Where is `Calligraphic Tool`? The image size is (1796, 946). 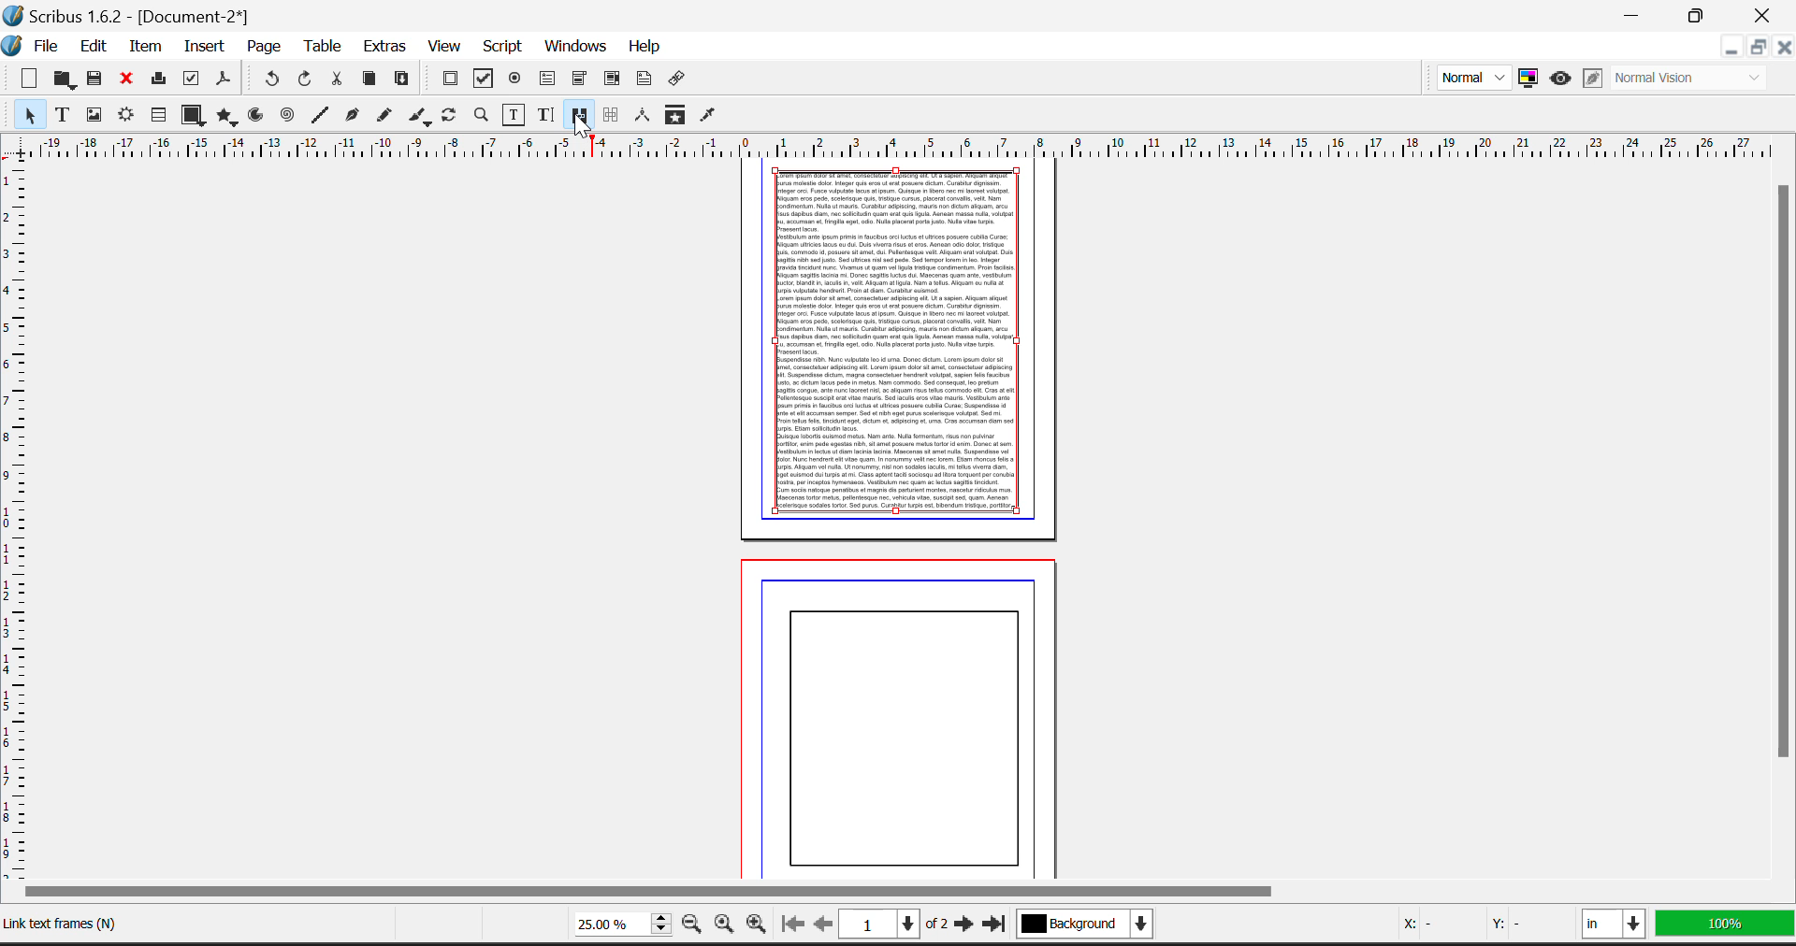
Calligraphic Tool is located at coordinates (419, 116).